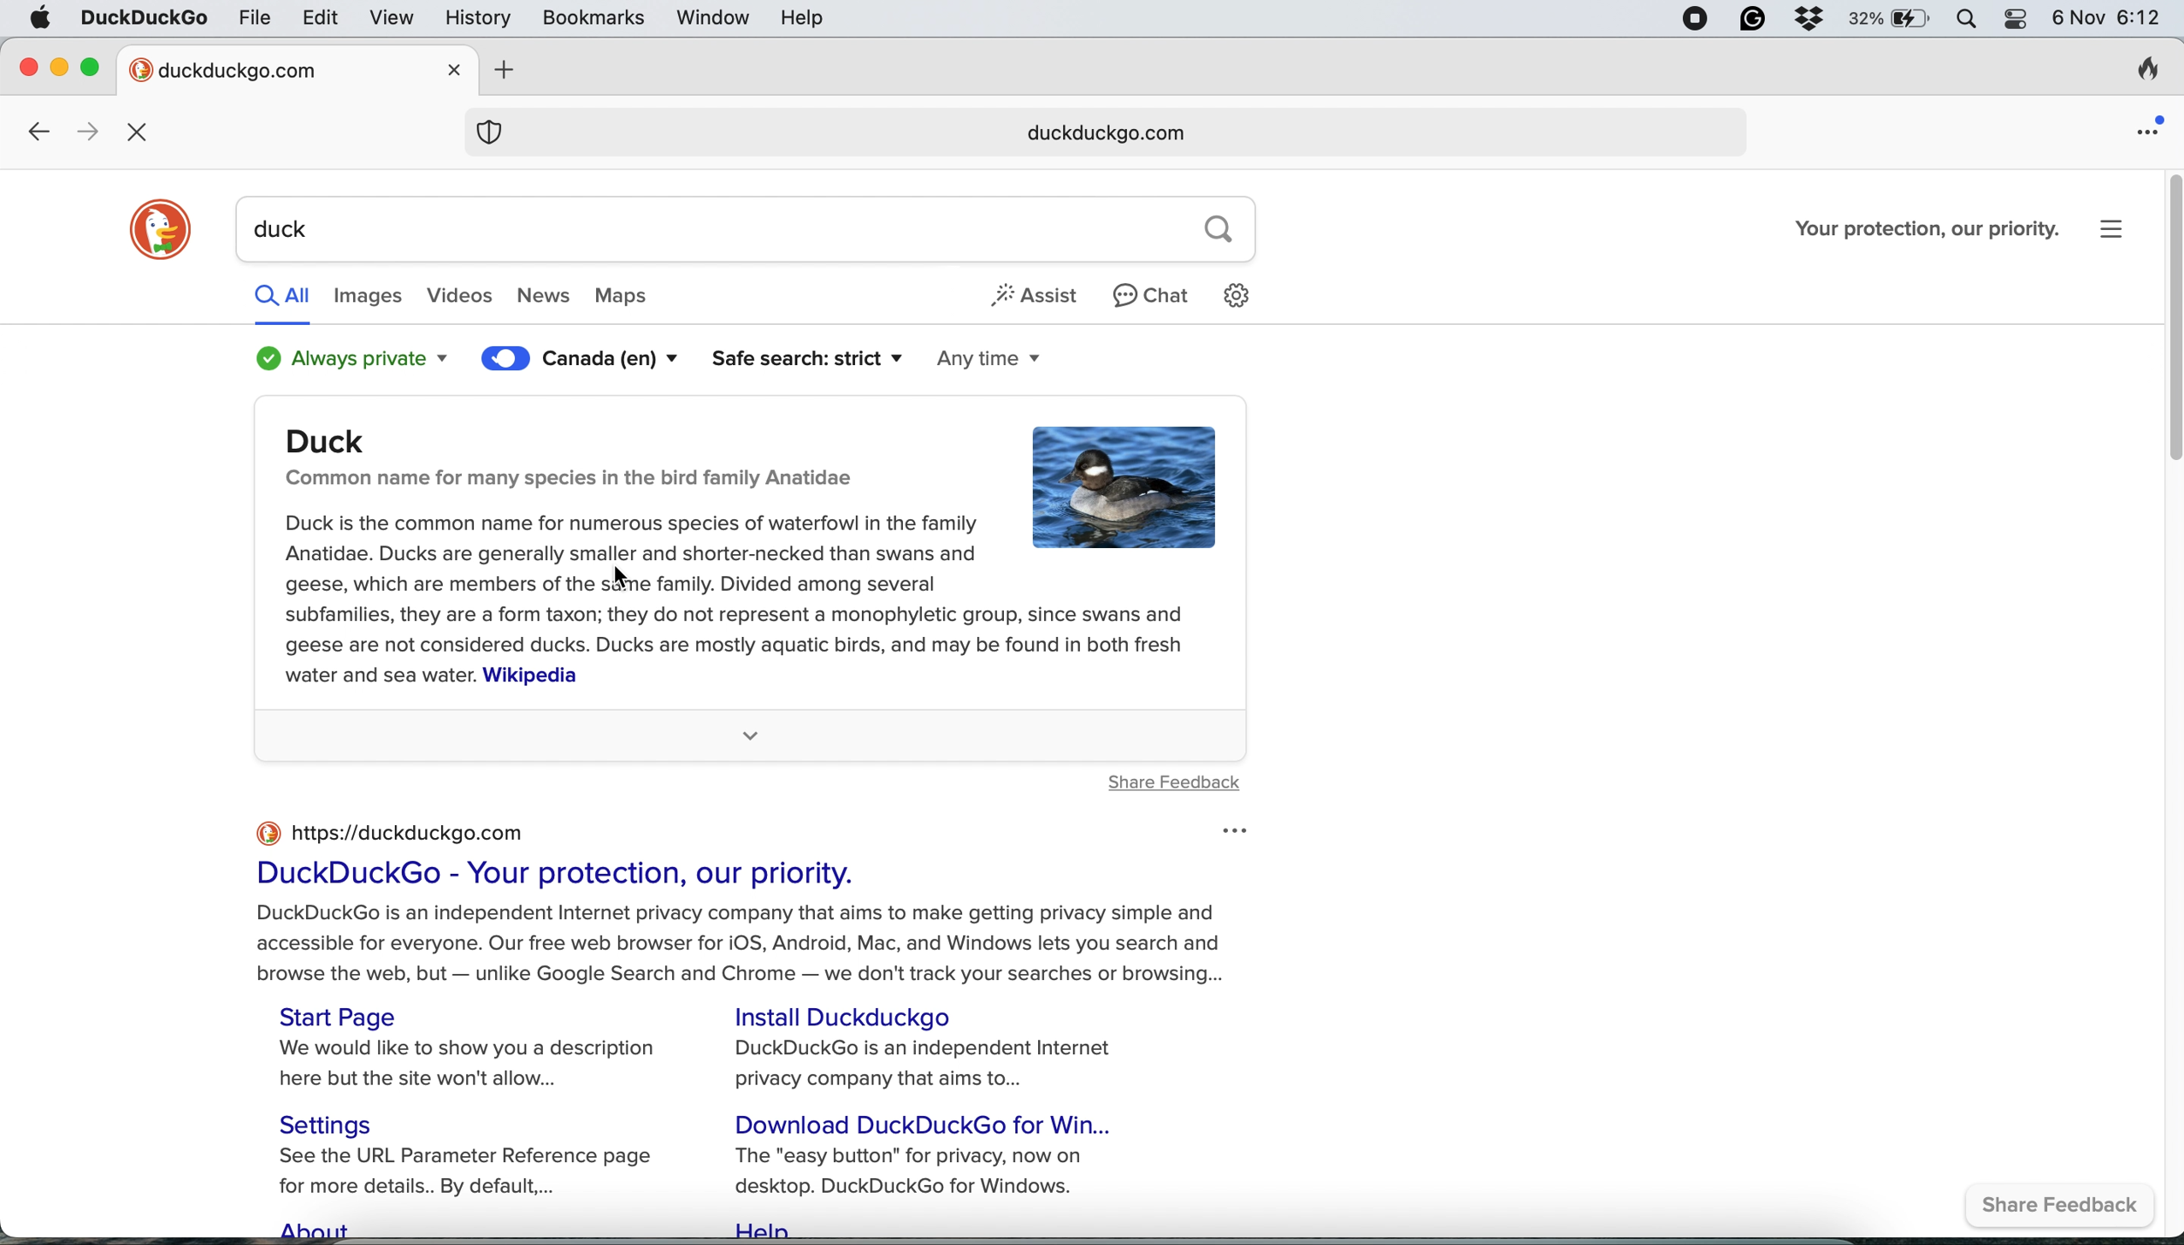 This screenshot has height=1245, width=2184. Describe the element at coordinates (411, 832) in the screenshot. I see `https://duckduckgo.com` at that location.